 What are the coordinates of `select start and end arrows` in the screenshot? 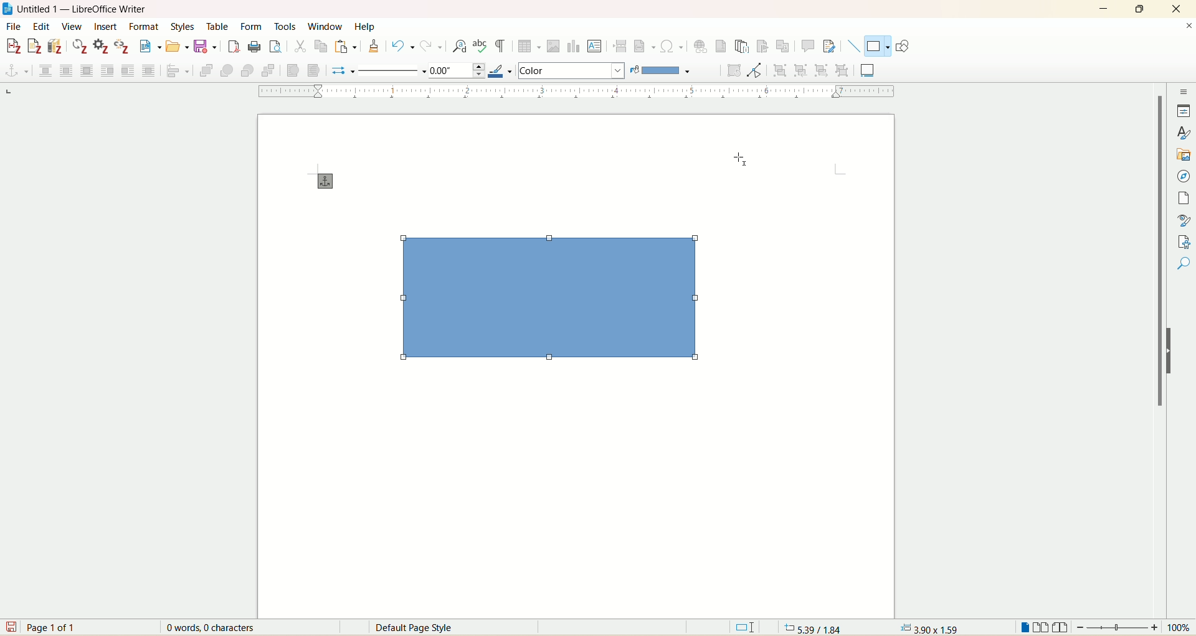 It's located at (344, 71).